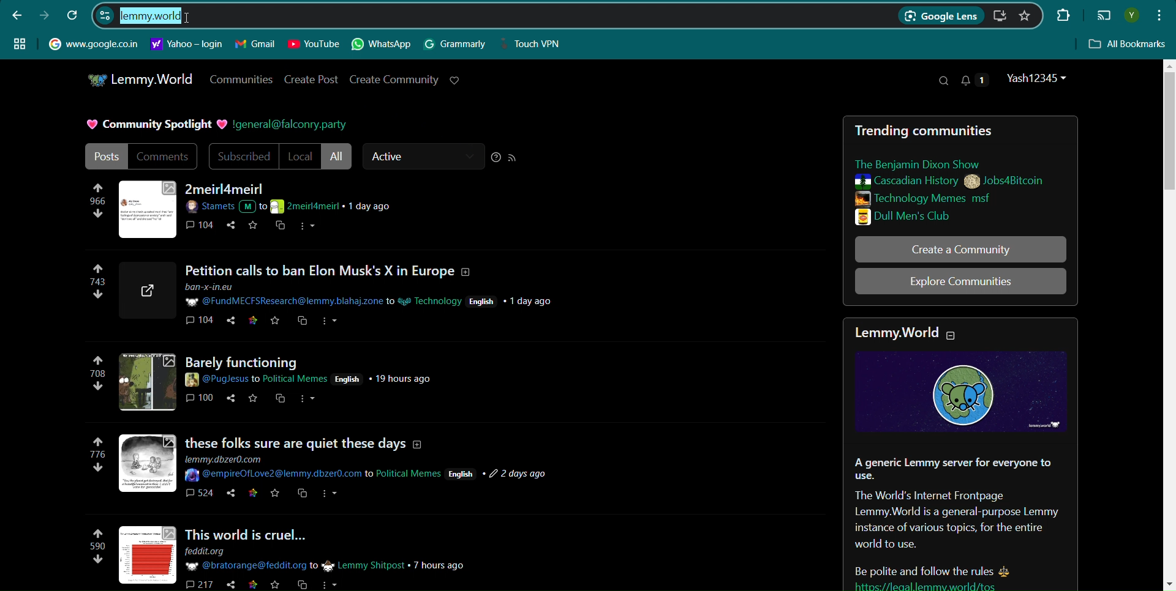  I want to click on 590, so click(93, 549).